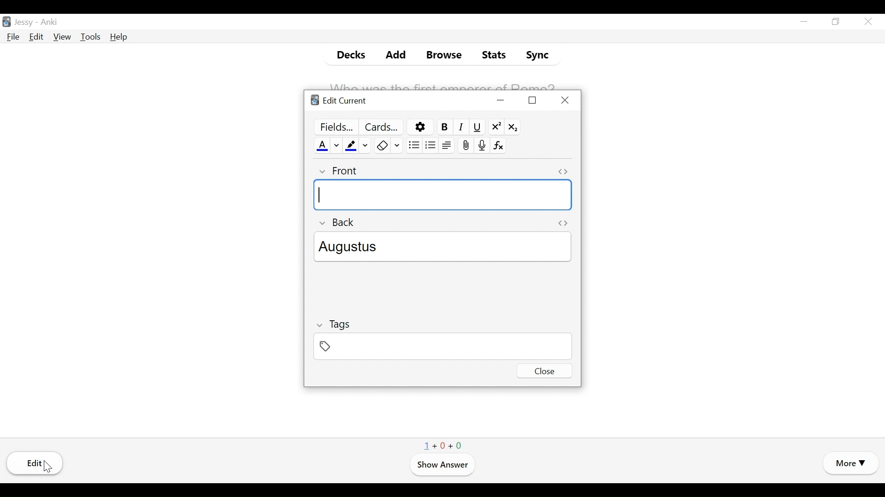  Describe the element at coordinates (477, 127) in the screenshot. I see `Underline` at that location.